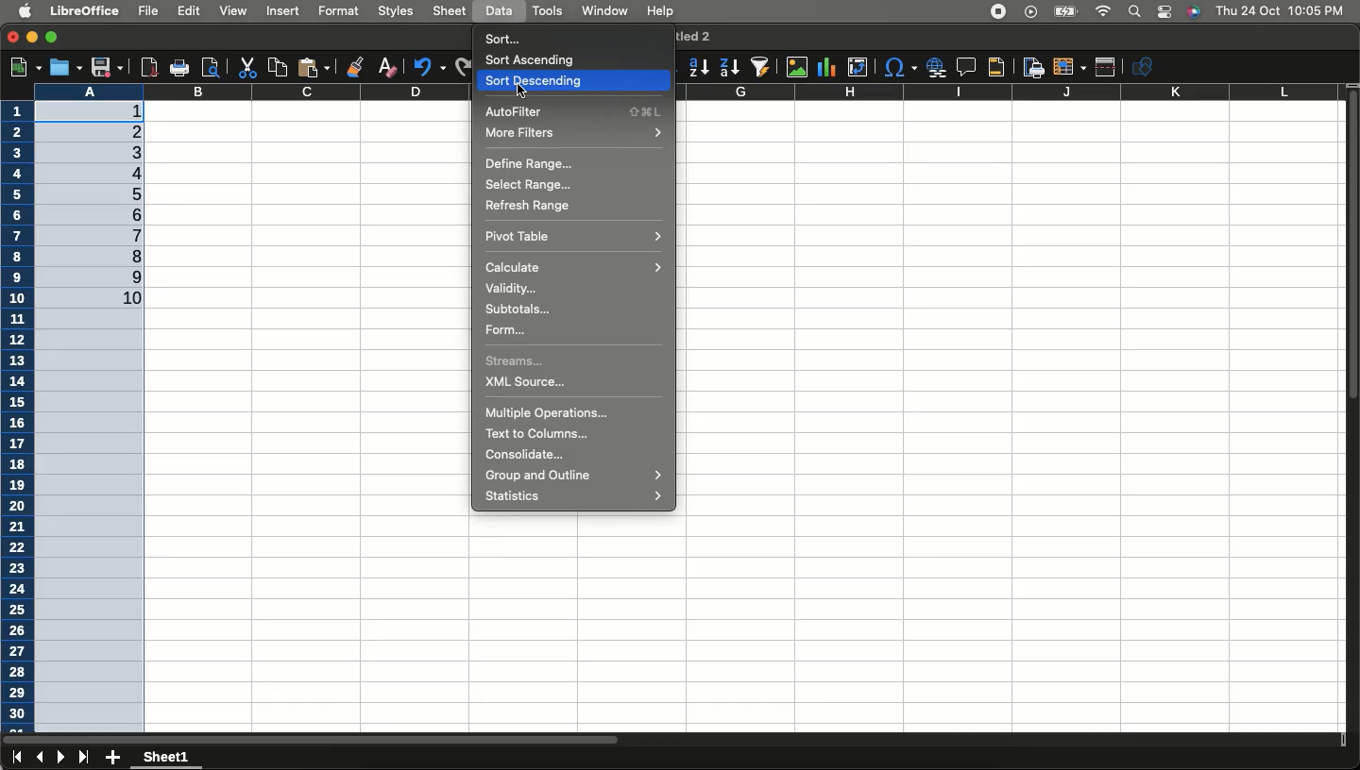  What do you see at coordinates (506, 38) in the screenshot?
I see `Sort...` at bounding box center [506, 38].